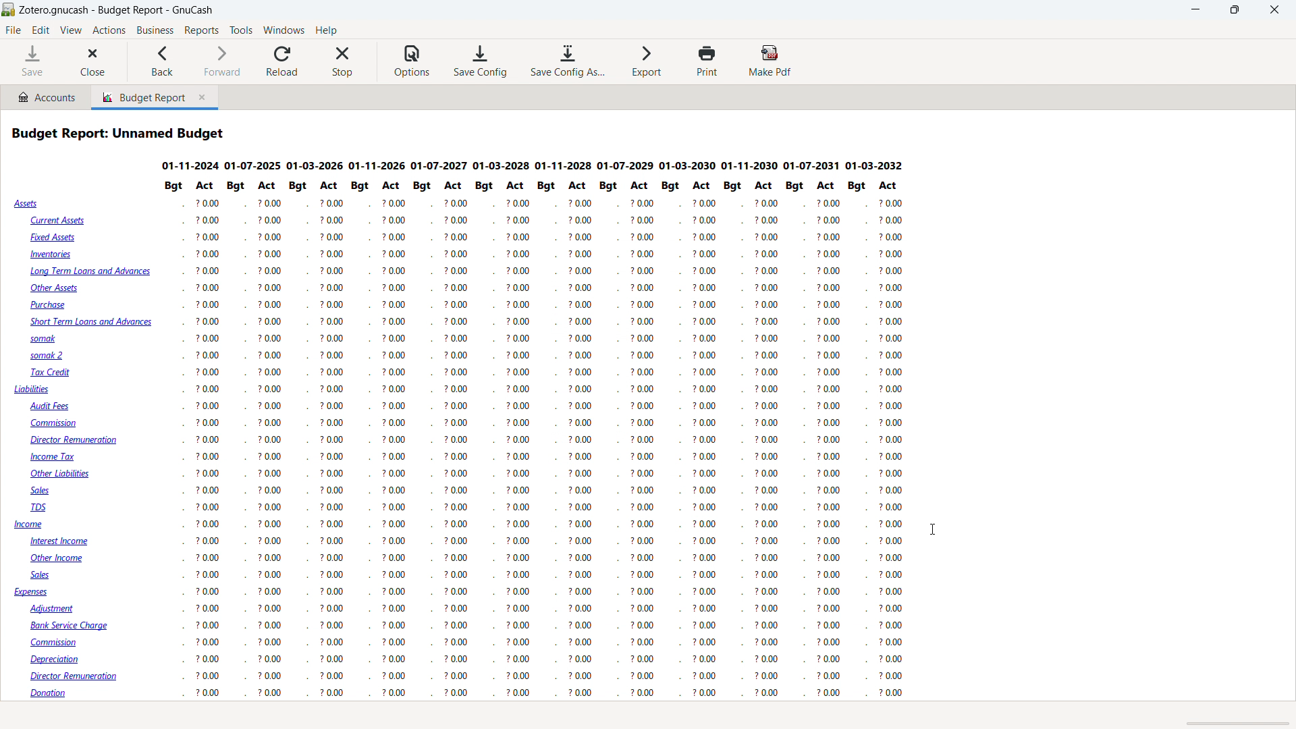 This screenshot has width=1296, height=729. Describe the element at coordinates (51, 304) in the screenshot. I see `Purchase` at that location.